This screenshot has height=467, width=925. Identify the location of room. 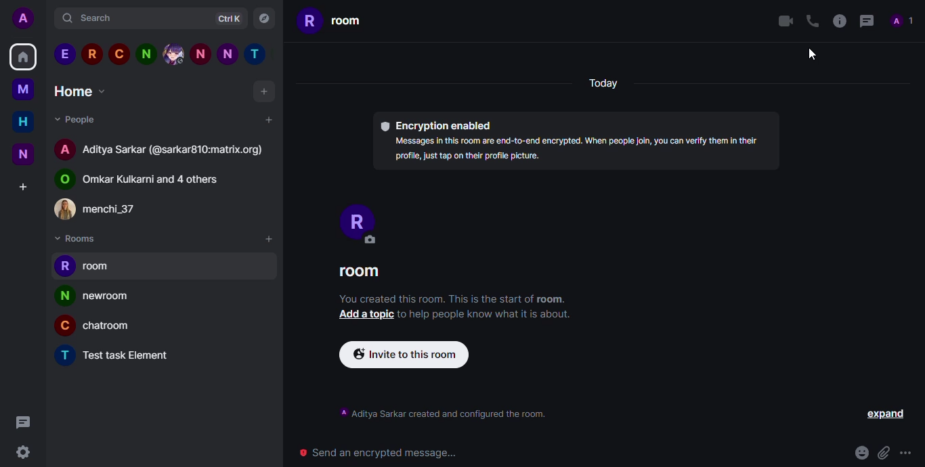
(102, 268).